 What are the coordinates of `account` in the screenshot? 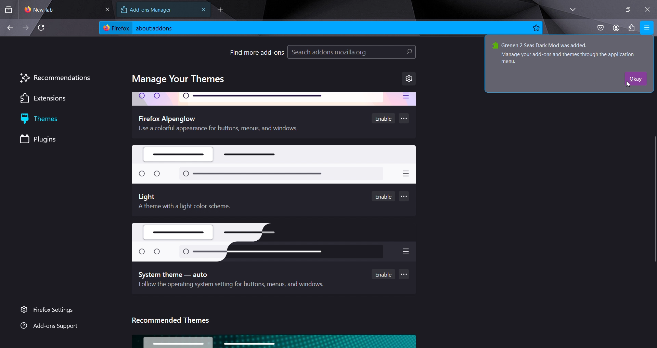 It's located at (616, 28).